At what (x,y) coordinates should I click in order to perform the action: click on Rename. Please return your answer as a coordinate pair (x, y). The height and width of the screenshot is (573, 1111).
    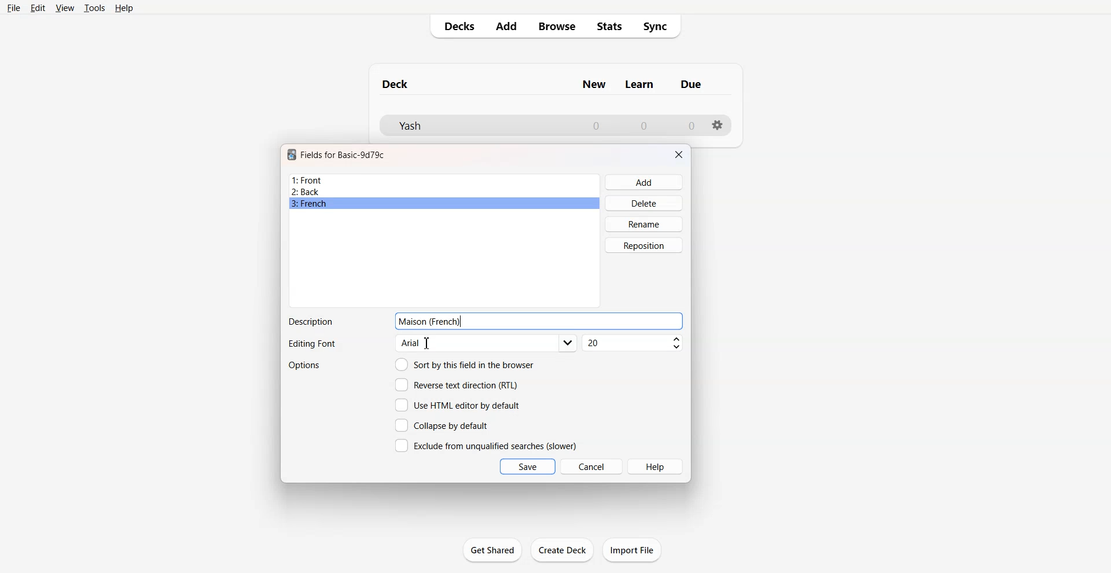
    Looking at the image, I should click on (645, 224).